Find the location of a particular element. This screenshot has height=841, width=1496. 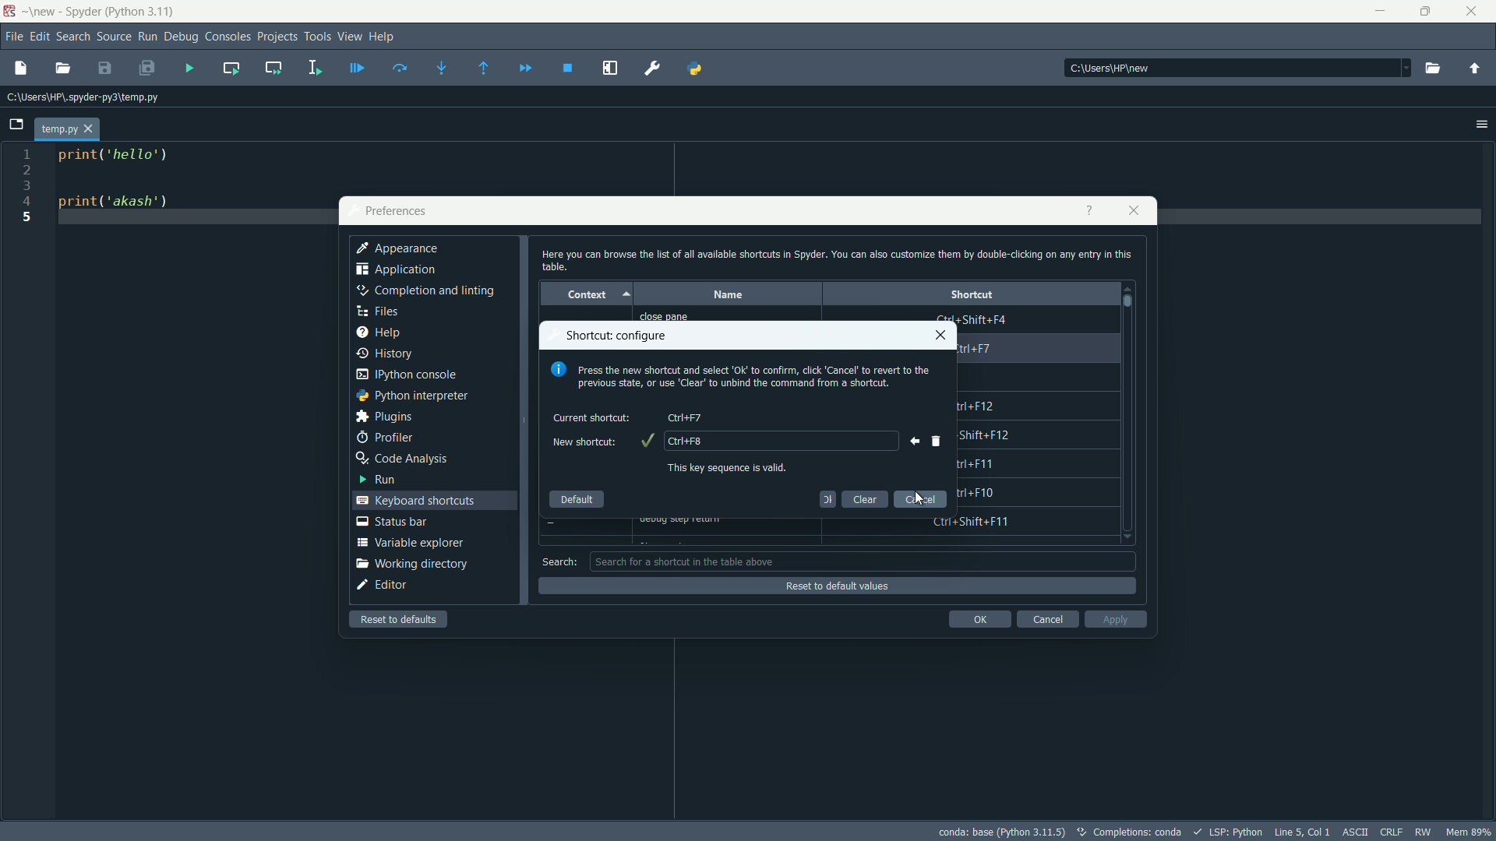

apply is located at coordinates (1116, 619).